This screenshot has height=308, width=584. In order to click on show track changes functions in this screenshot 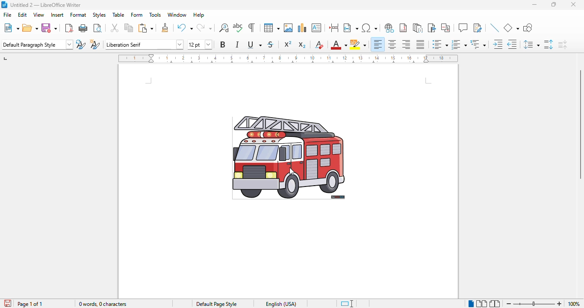, I will do `click(478, 28)`.